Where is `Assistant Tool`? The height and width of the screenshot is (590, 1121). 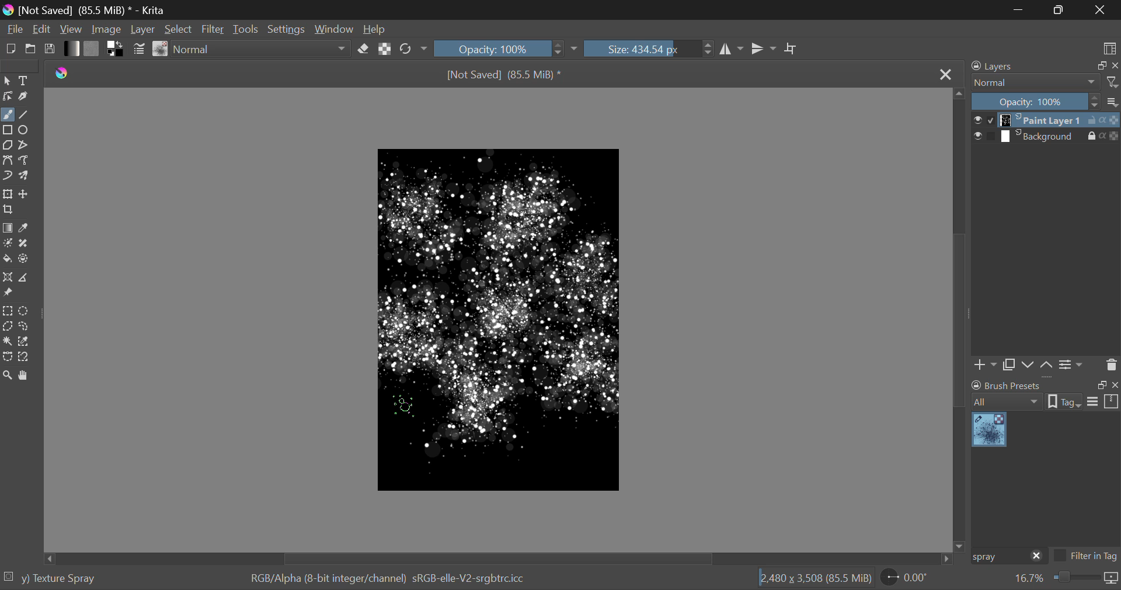
Assistant Tool is located at coordinates (7, 277).